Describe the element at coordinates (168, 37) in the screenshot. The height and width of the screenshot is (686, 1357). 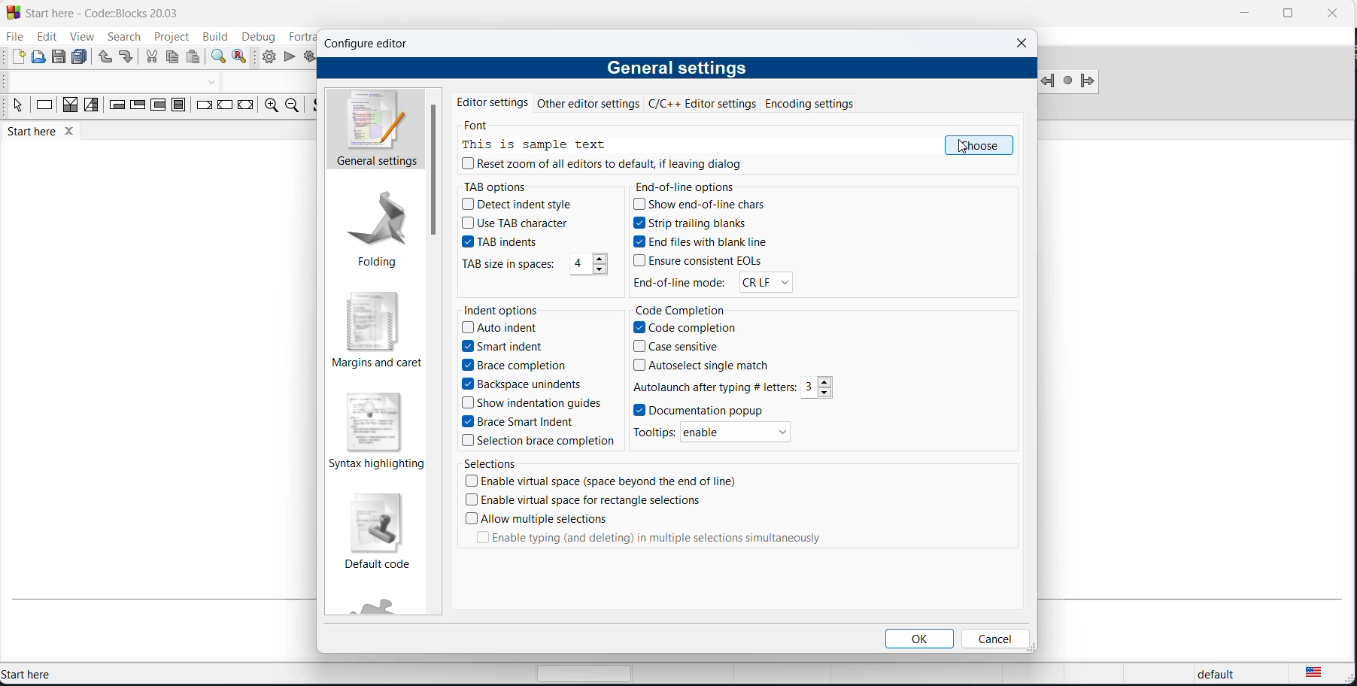
I see `project` at that location.